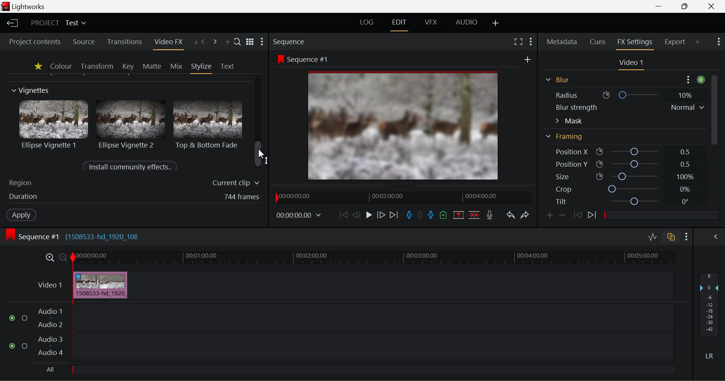 The height and width of the screenshot is (381, 725). Describe the element at coordinates (202, 66) in the screenshot. I see `Stylize Panel Open` at that location.